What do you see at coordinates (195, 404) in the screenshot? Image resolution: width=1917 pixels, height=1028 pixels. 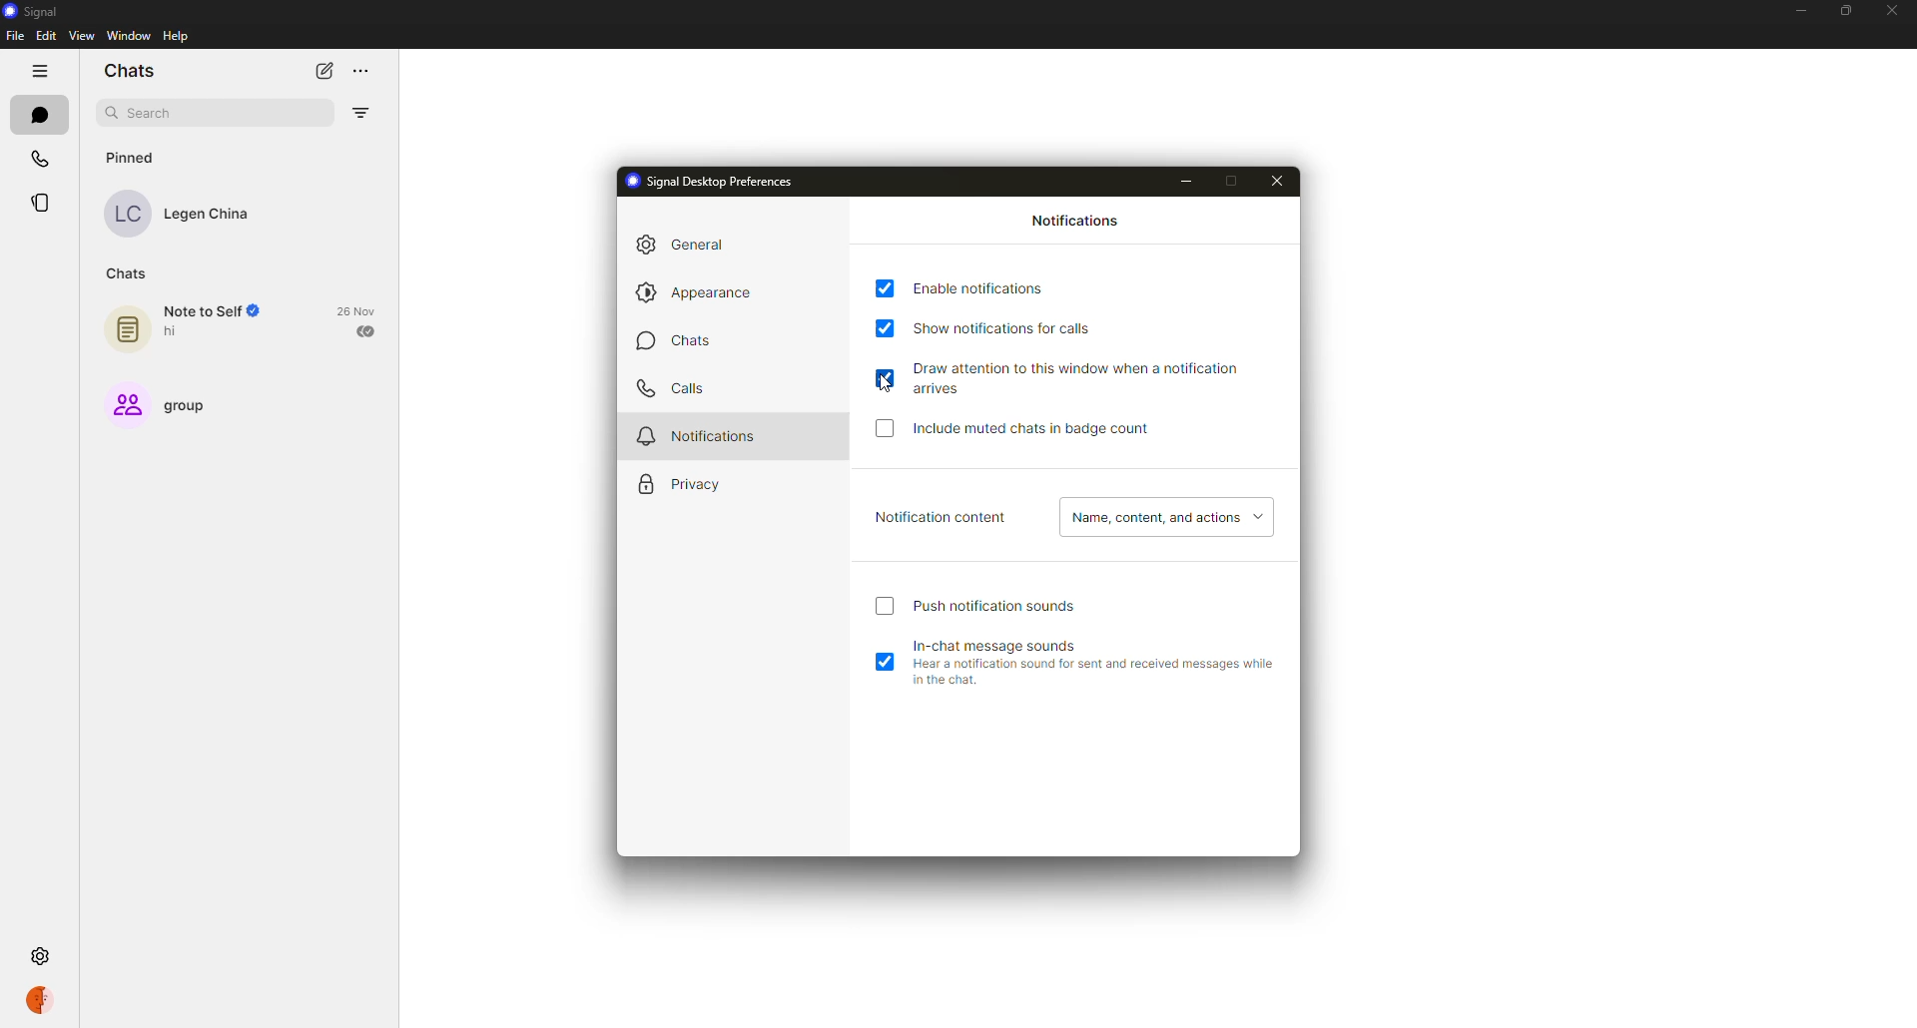 I see `group` at bounding box center [195, 404].